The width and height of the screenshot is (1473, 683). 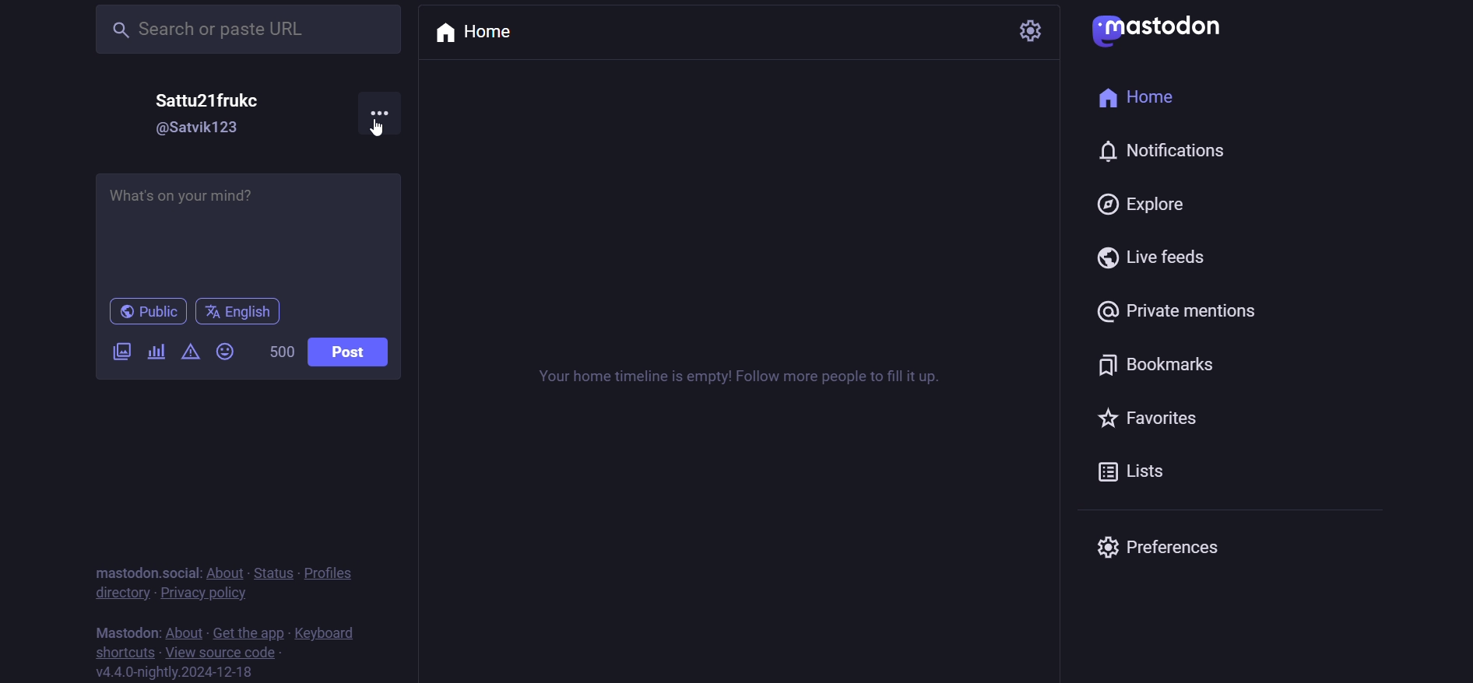 What do you see at coordinates (1164, 363) in the screenshot?
I see `bookmark` at bounding box center [1164, 363].